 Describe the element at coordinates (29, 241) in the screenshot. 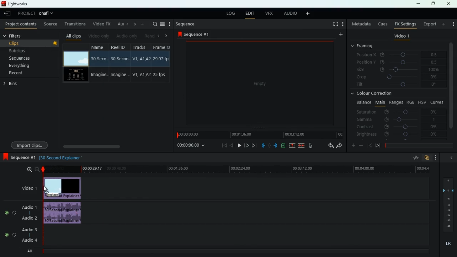

I see `audio 4` at that location.